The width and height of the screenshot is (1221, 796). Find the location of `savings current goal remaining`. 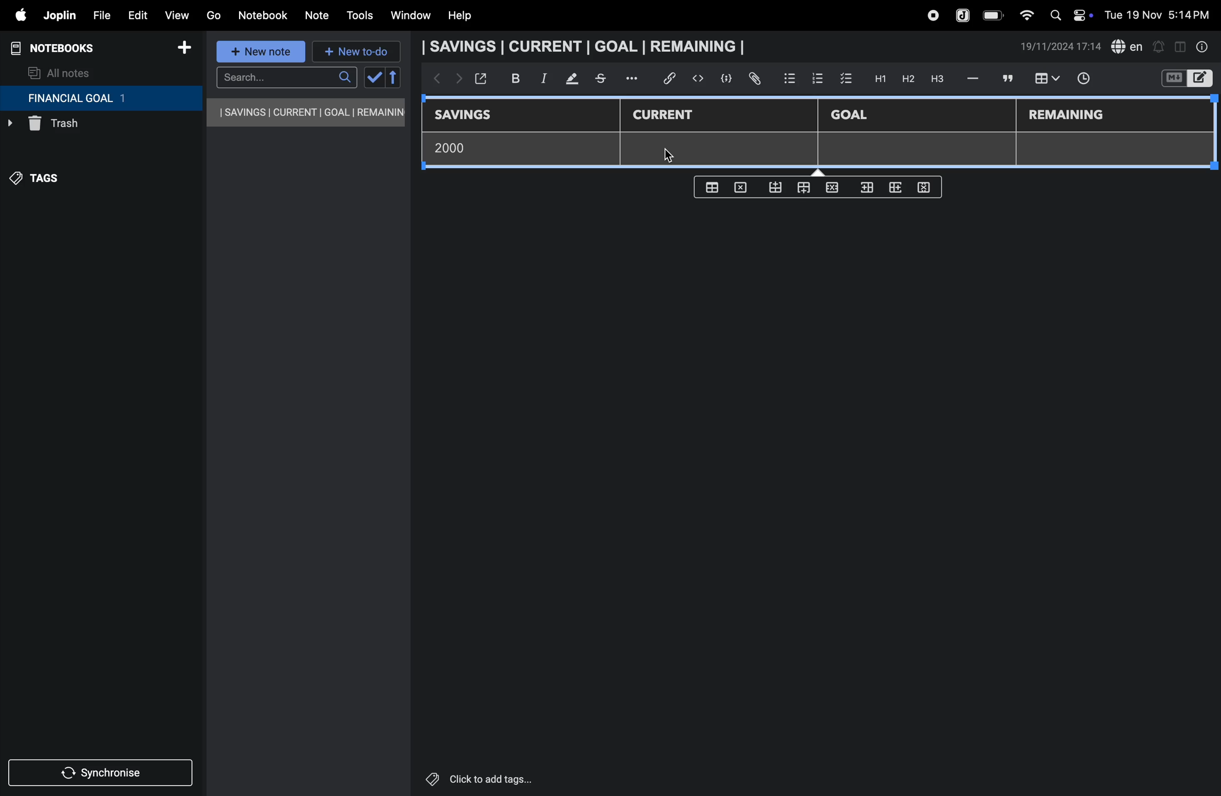

savings current goal remaining is located at coordinates (586, 46).